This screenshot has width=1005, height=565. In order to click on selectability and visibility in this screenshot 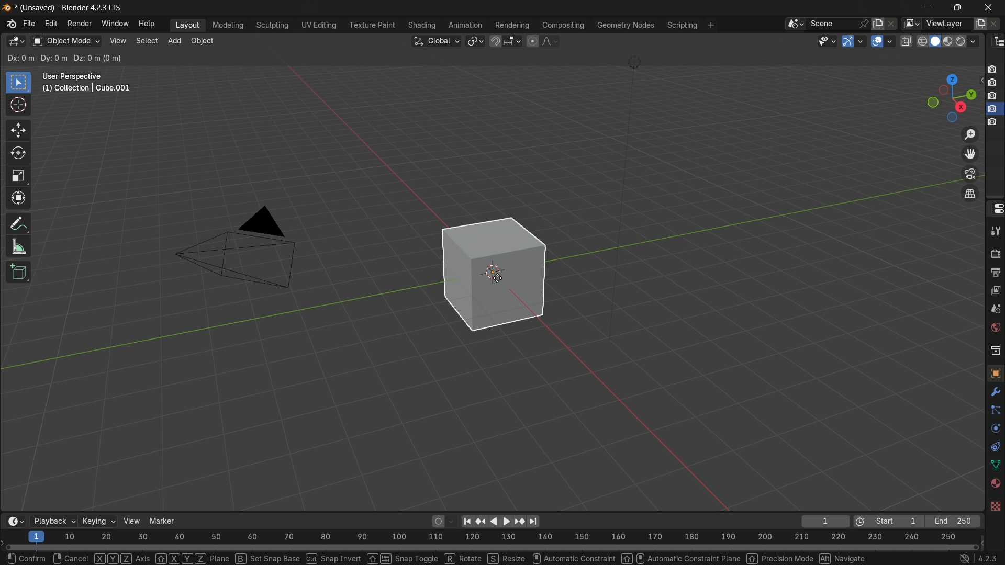, I will do `click(827, 41)`.